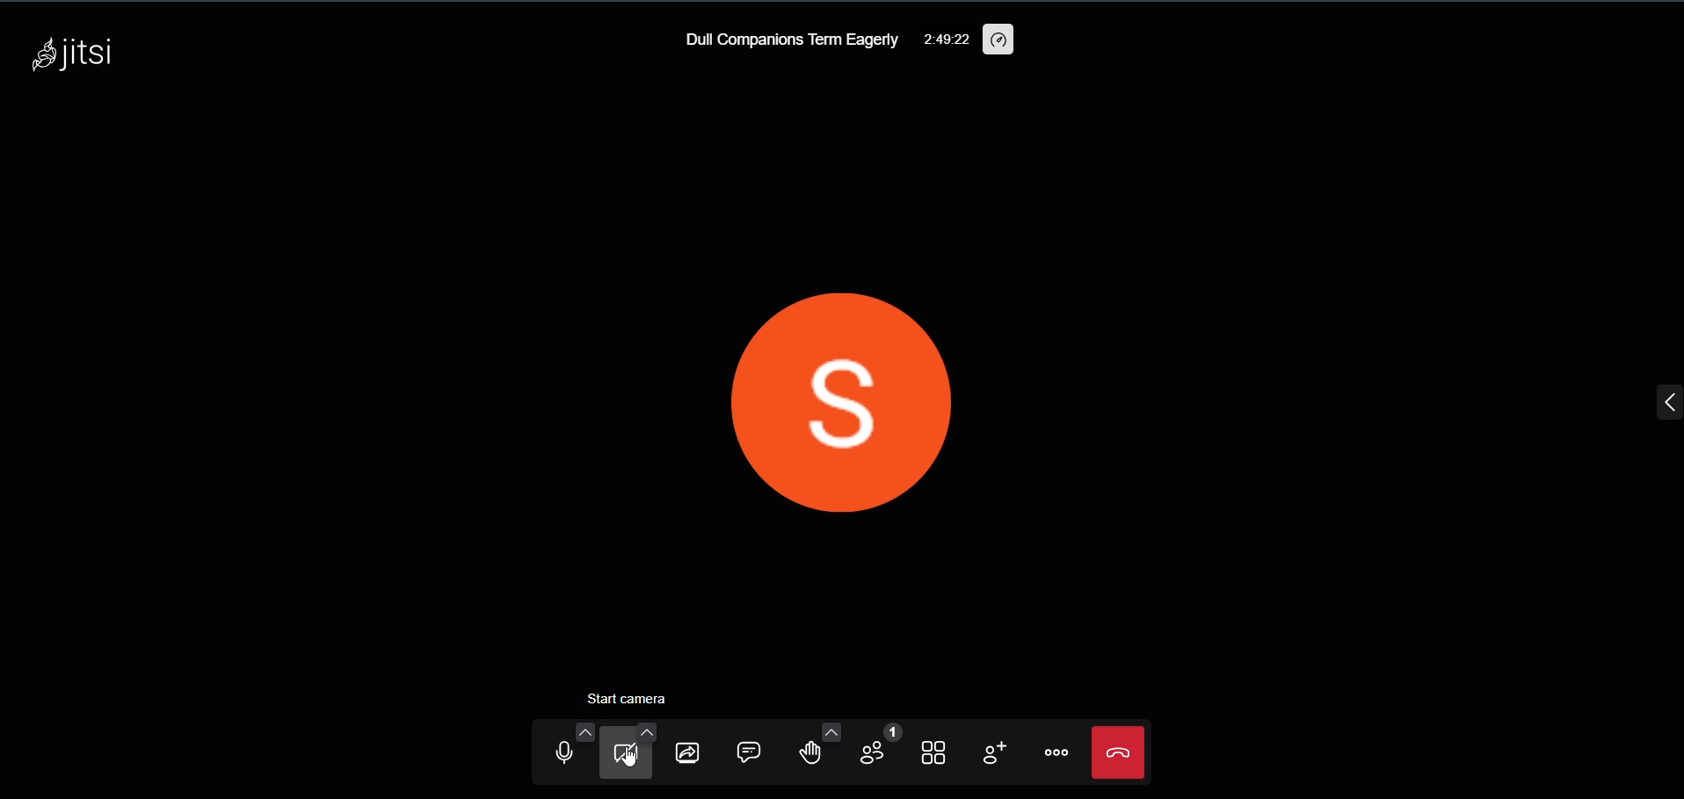 The image size is (1684, 799). Describe the element at coordinates (1658, 401) in the screenshot. I see `expand` at that location.